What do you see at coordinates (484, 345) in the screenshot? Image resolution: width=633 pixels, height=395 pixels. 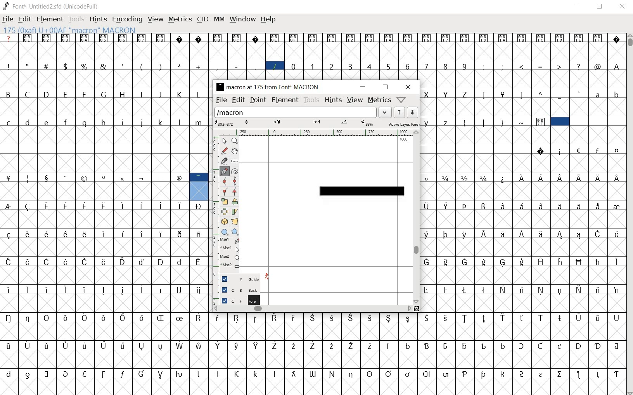 I see `Symbol` at bounding box center [484, 345].